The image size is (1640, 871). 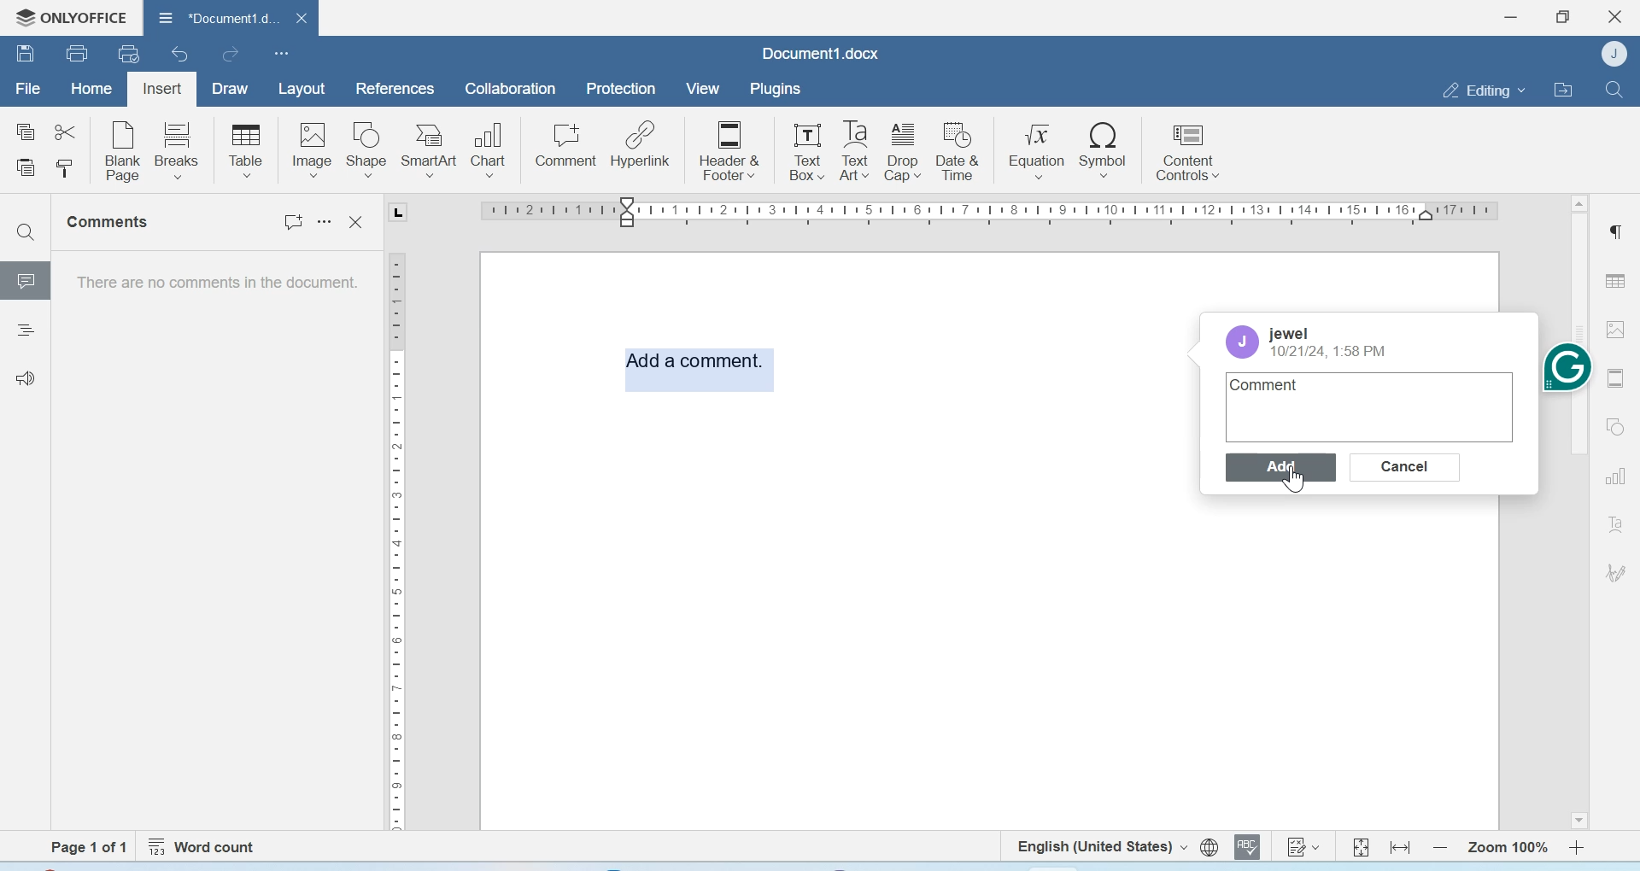 What do you see at coordinates (359, 223) in the screenshot?
I see `Close` at bounding box center [359, 223].